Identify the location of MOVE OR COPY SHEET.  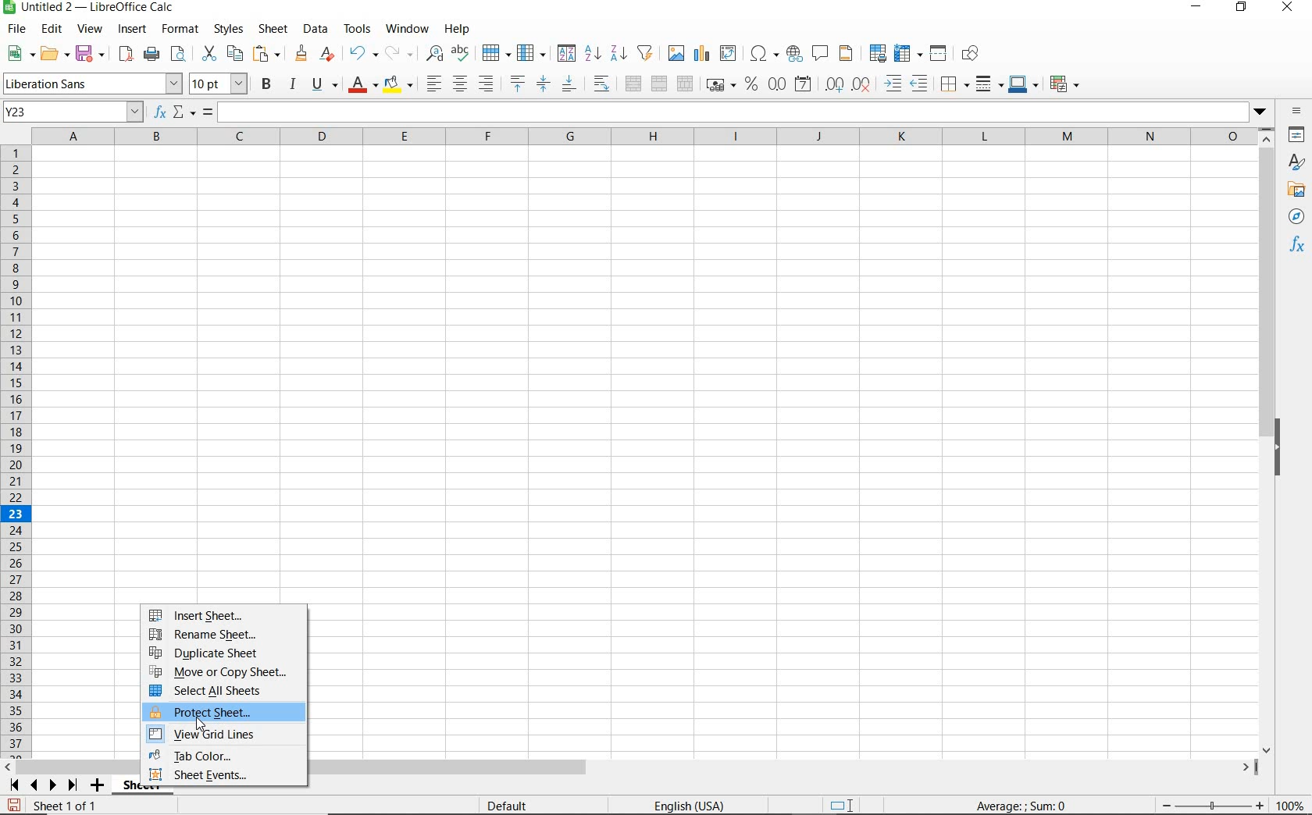
(223, 673).